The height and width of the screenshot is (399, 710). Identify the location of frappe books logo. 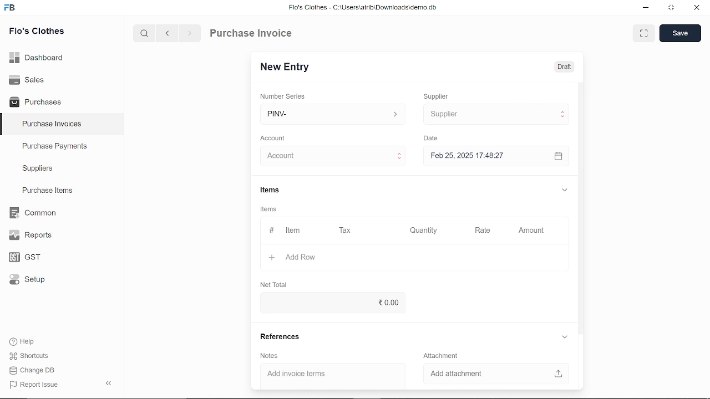
(12, 8).